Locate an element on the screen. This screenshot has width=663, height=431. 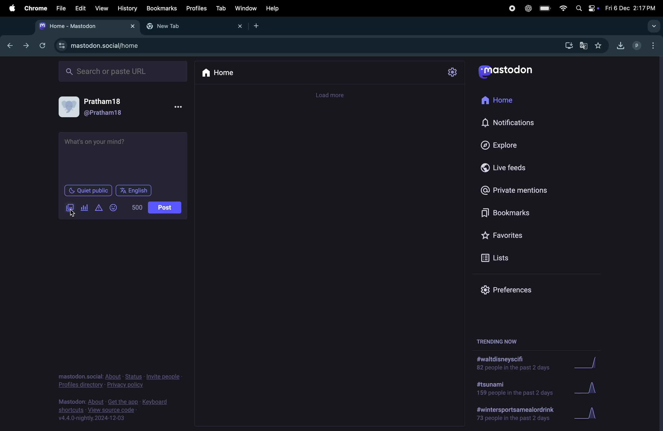
battery is located at coordinates (545, 9).